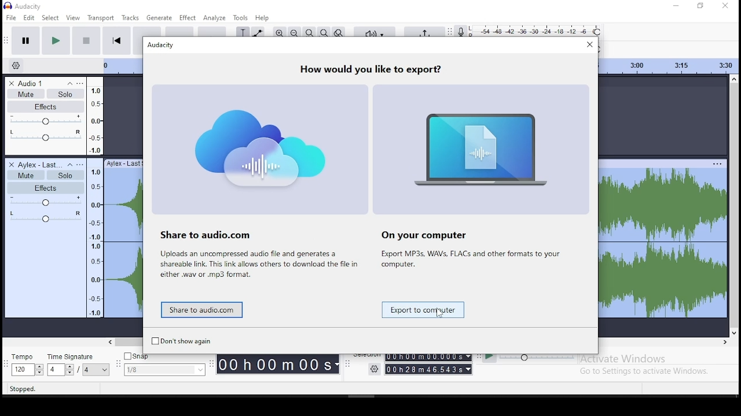 Image resolution: width=741 pixels, height=416 pixels. I want to click on tracks, so click(131, 17).